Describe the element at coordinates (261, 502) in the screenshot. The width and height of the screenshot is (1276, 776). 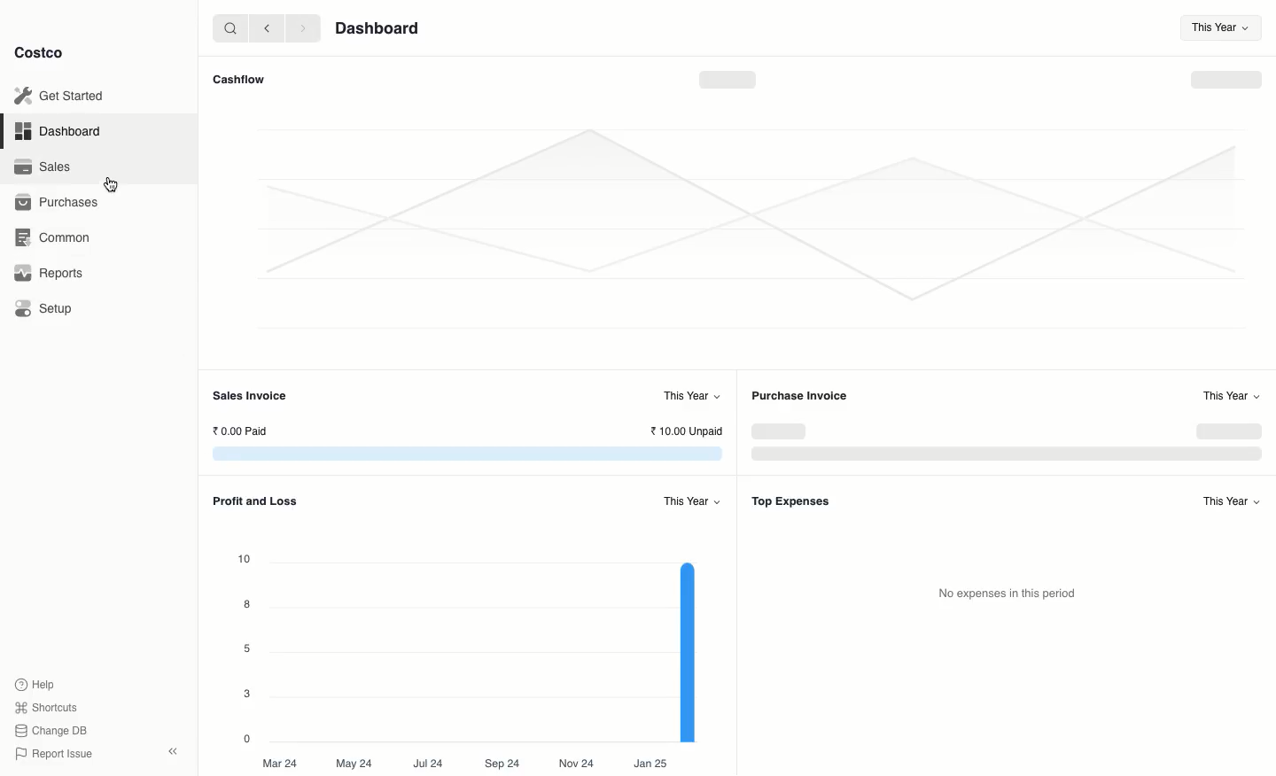
I see `Profit and Loss` at that location.